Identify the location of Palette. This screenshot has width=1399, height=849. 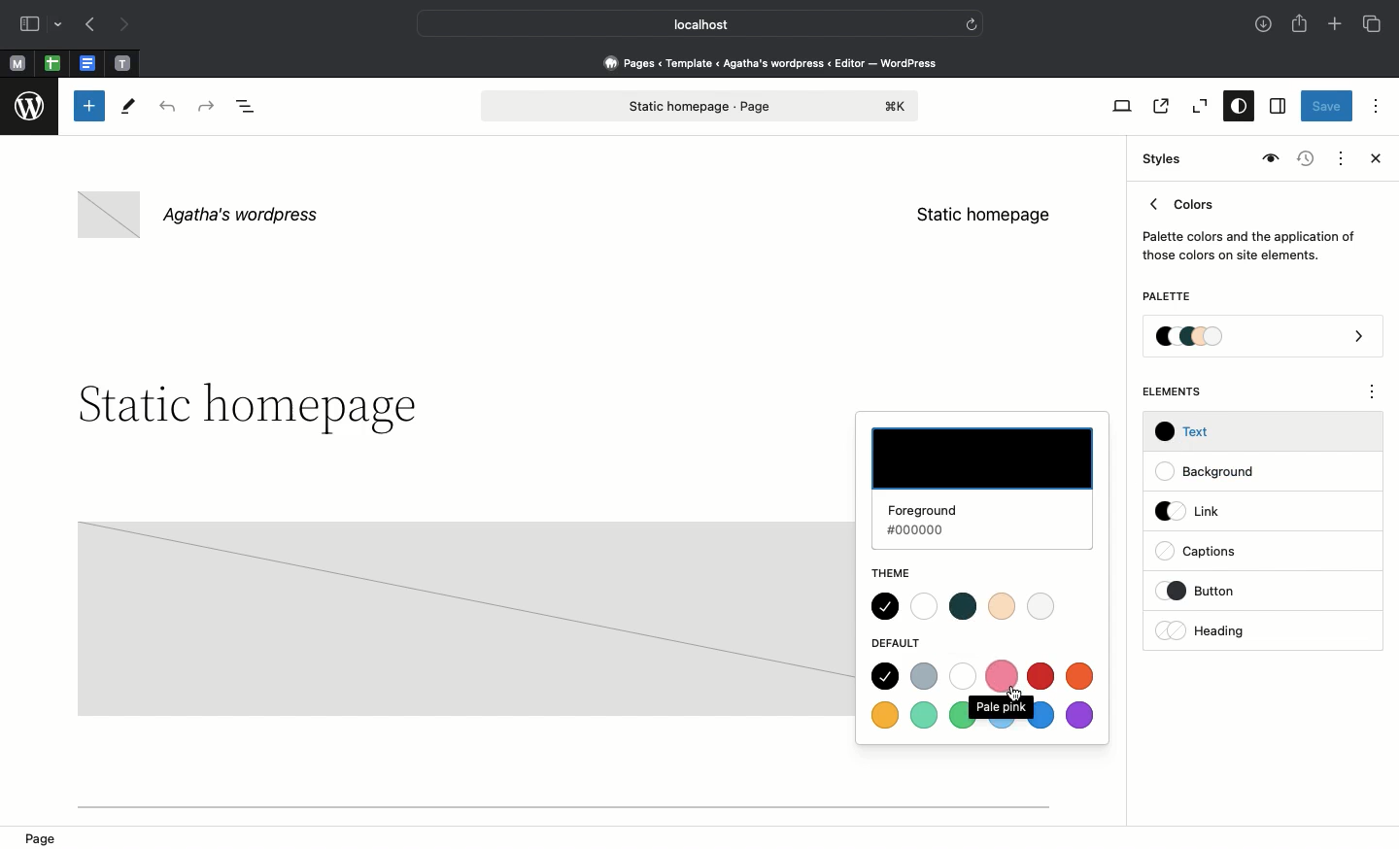
(1166, 298).